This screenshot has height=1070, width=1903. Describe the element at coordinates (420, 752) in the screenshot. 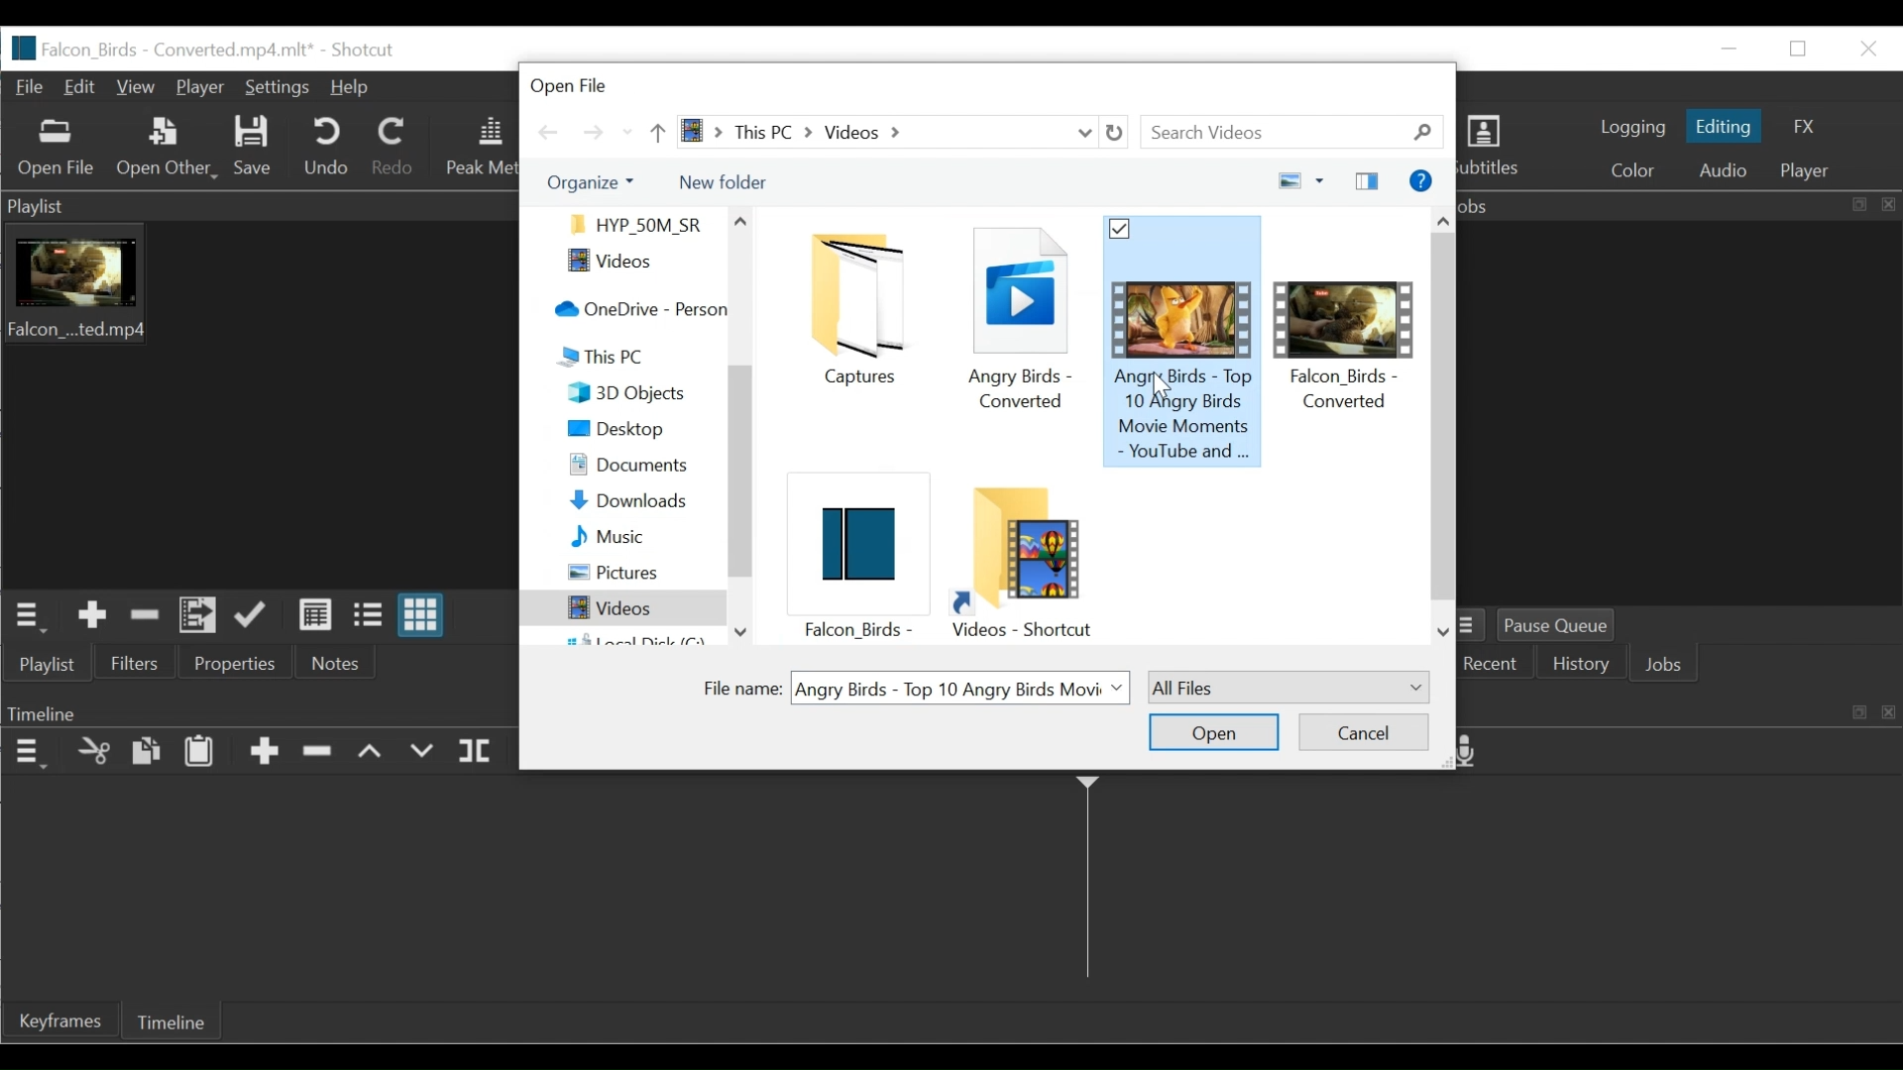

I see `Overwrite` at that location.